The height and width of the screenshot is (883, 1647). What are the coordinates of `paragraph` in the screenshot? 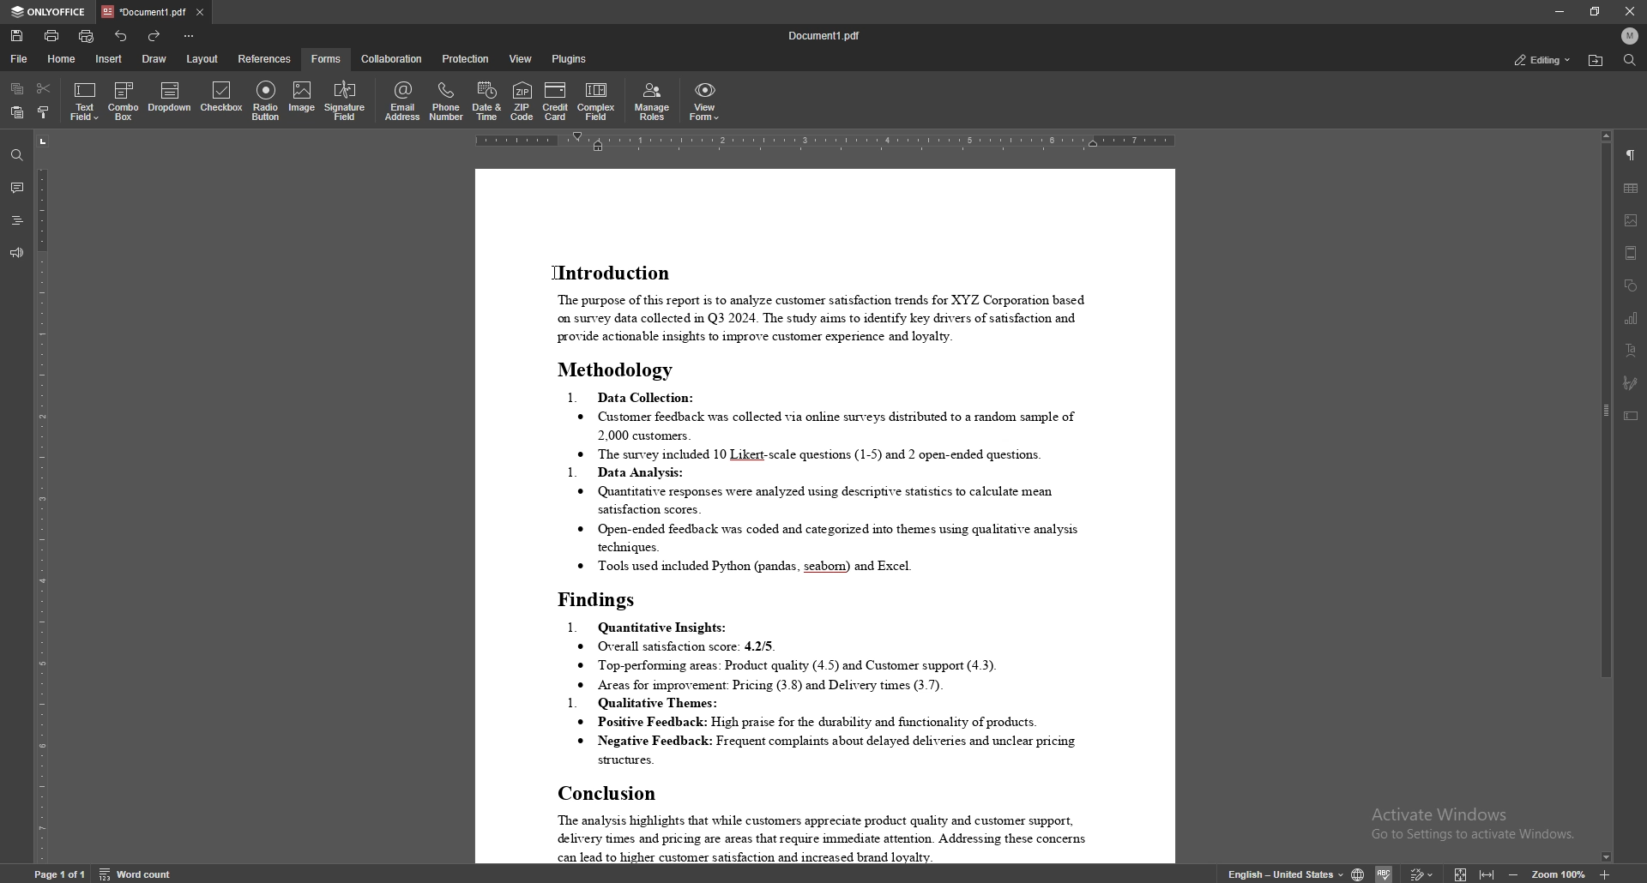 It's located at (1631, 155).